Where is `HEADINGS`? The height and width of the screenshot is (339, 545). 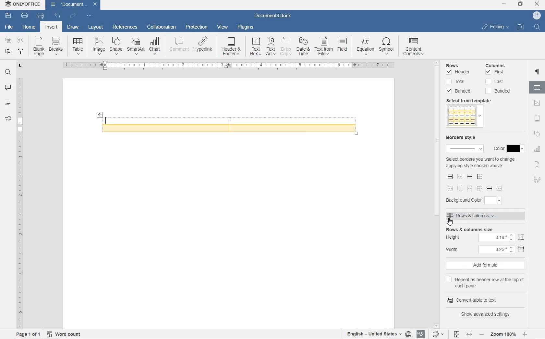 HEADINGS is located at coordinates (7, 104).